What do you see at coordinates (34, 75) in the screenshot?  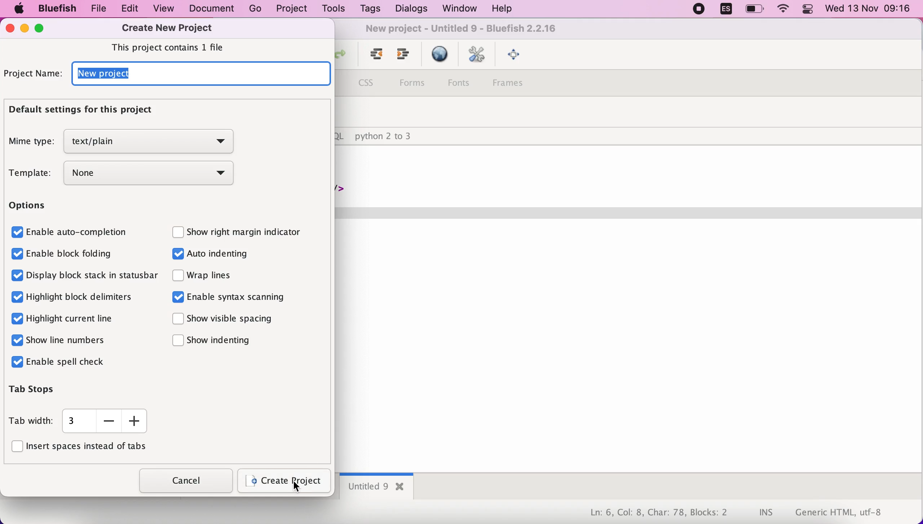 I see `project name:` at bounding box center [34, 75].